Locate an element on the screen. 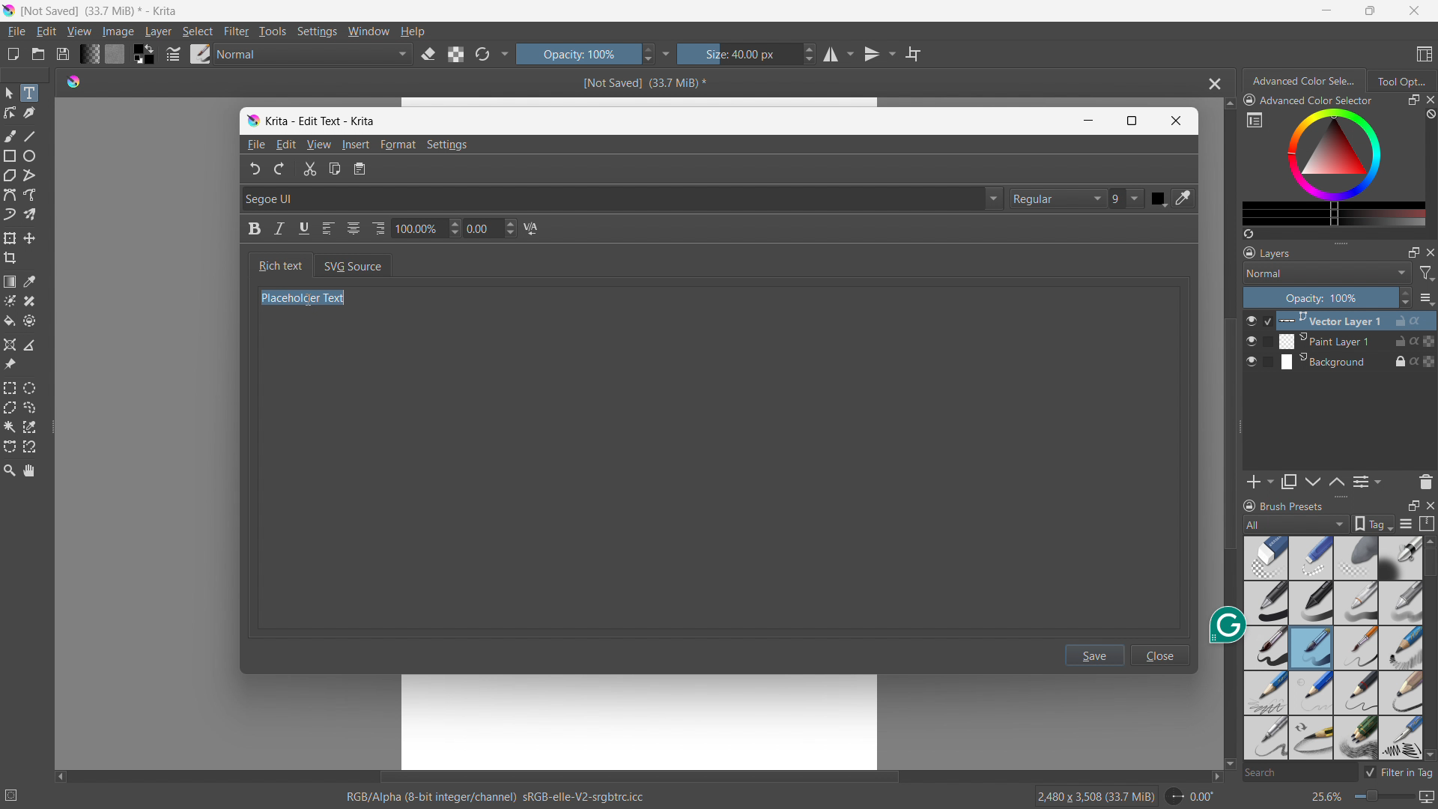 The width and height of the screenshot is (1438, 809). move to a layer is located at coordinates (29, 238).